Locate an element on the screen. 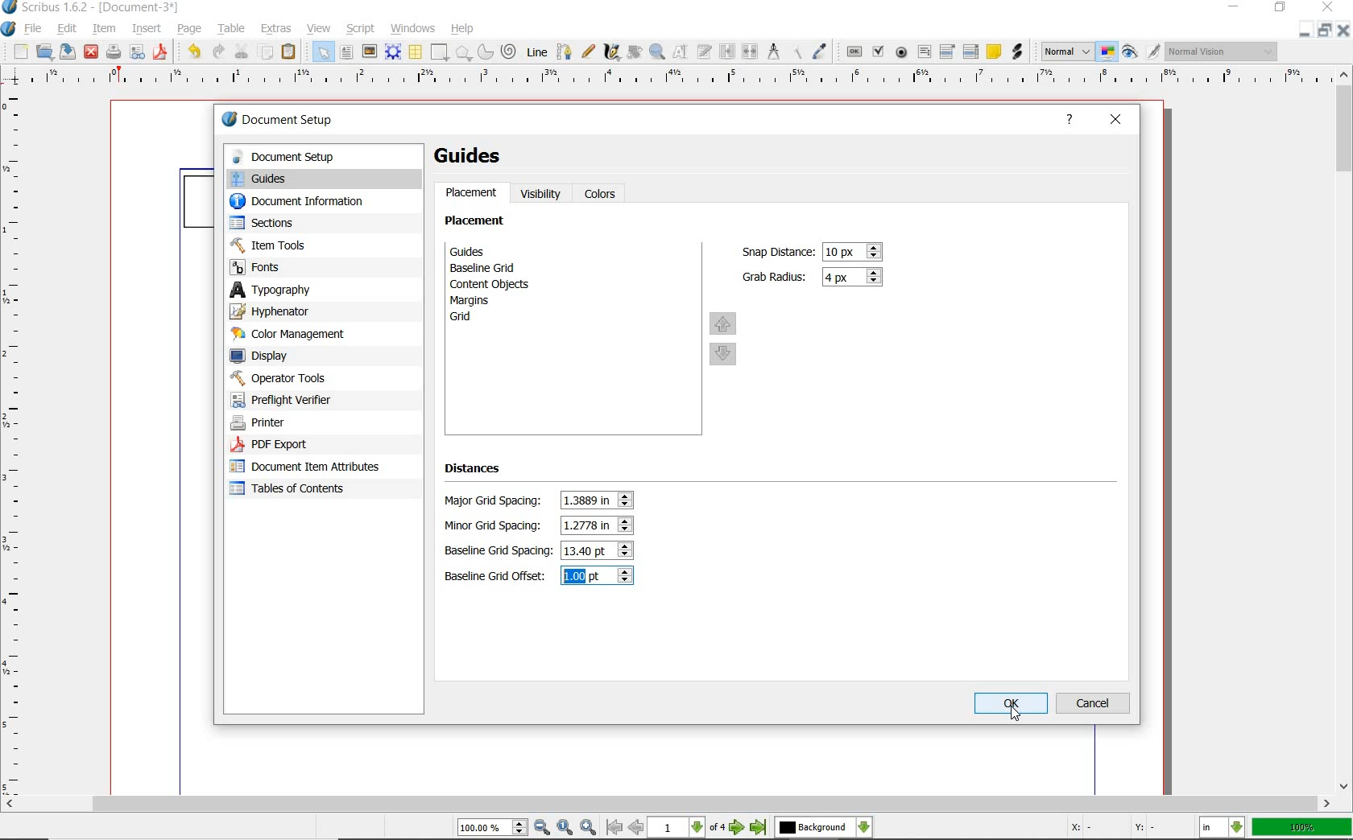 The width and height of the screenshot is (1353, 840). visual appearance of the display is located at coordinates (1223, 52).